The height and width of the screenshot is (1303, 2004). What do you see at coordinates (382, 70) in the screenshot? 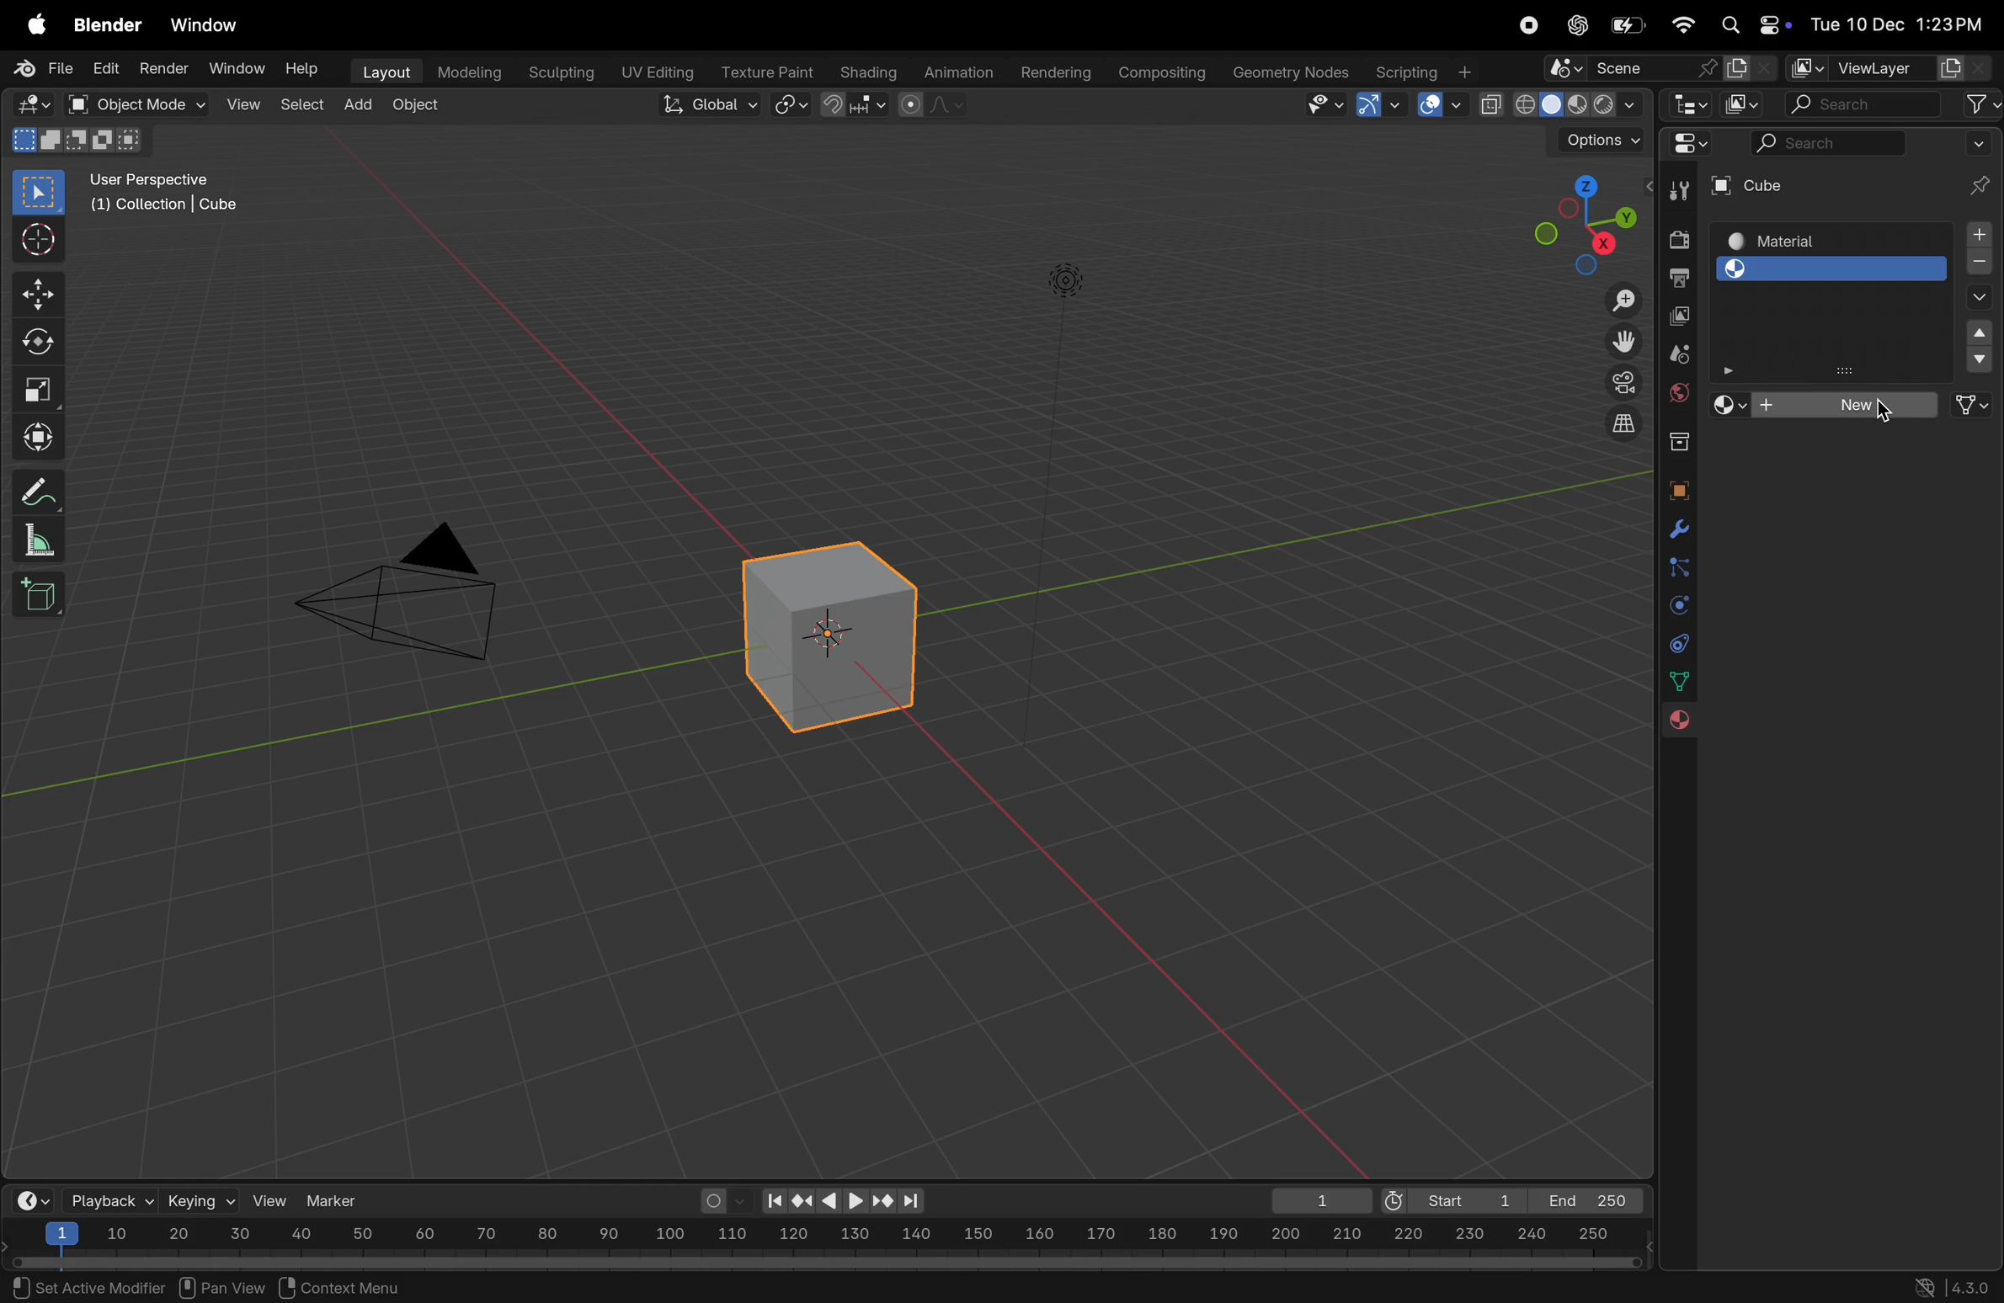
I see `Layout` at bounding box center [382, 70].